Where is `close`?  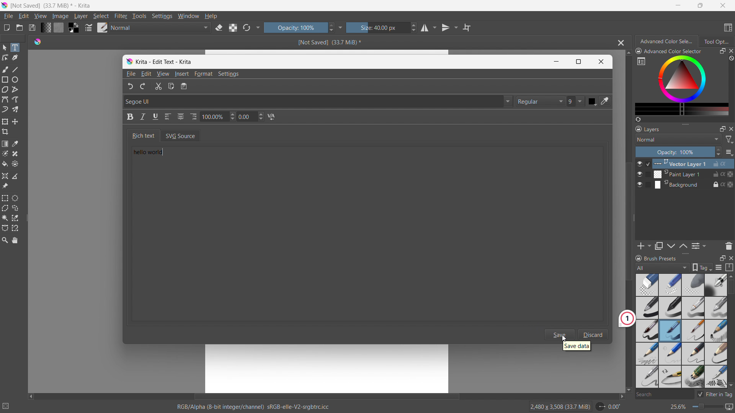
close is located at coordinates (730, 51).